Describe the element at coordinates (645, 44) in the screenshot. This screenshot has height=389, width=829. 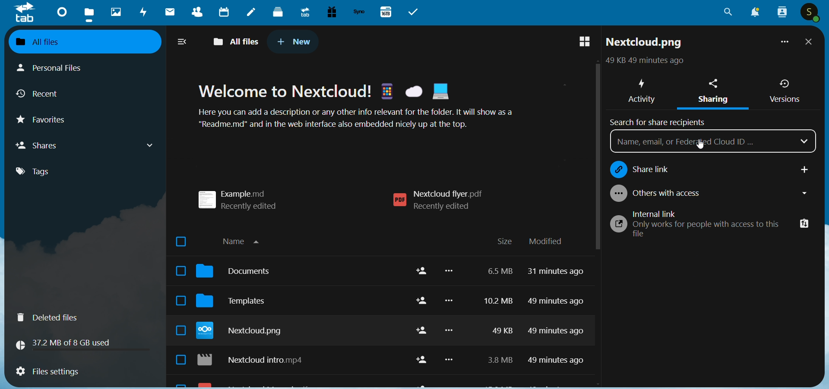
I see `nextcloud png` at that location.